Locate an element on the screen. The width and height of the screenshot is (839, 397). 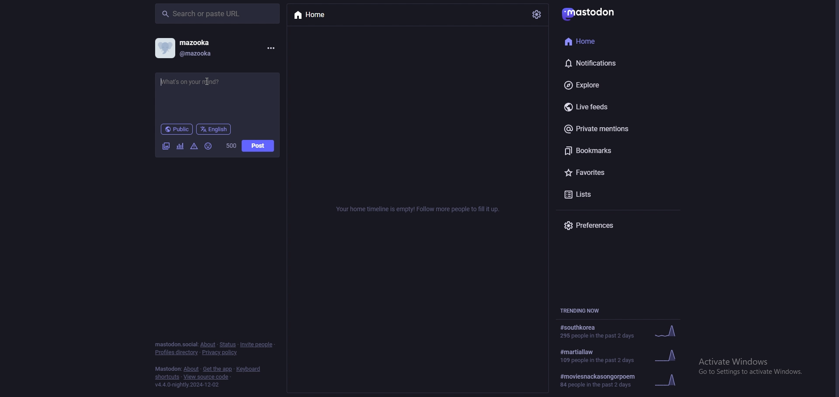
images is located at coordinates (166, 146).